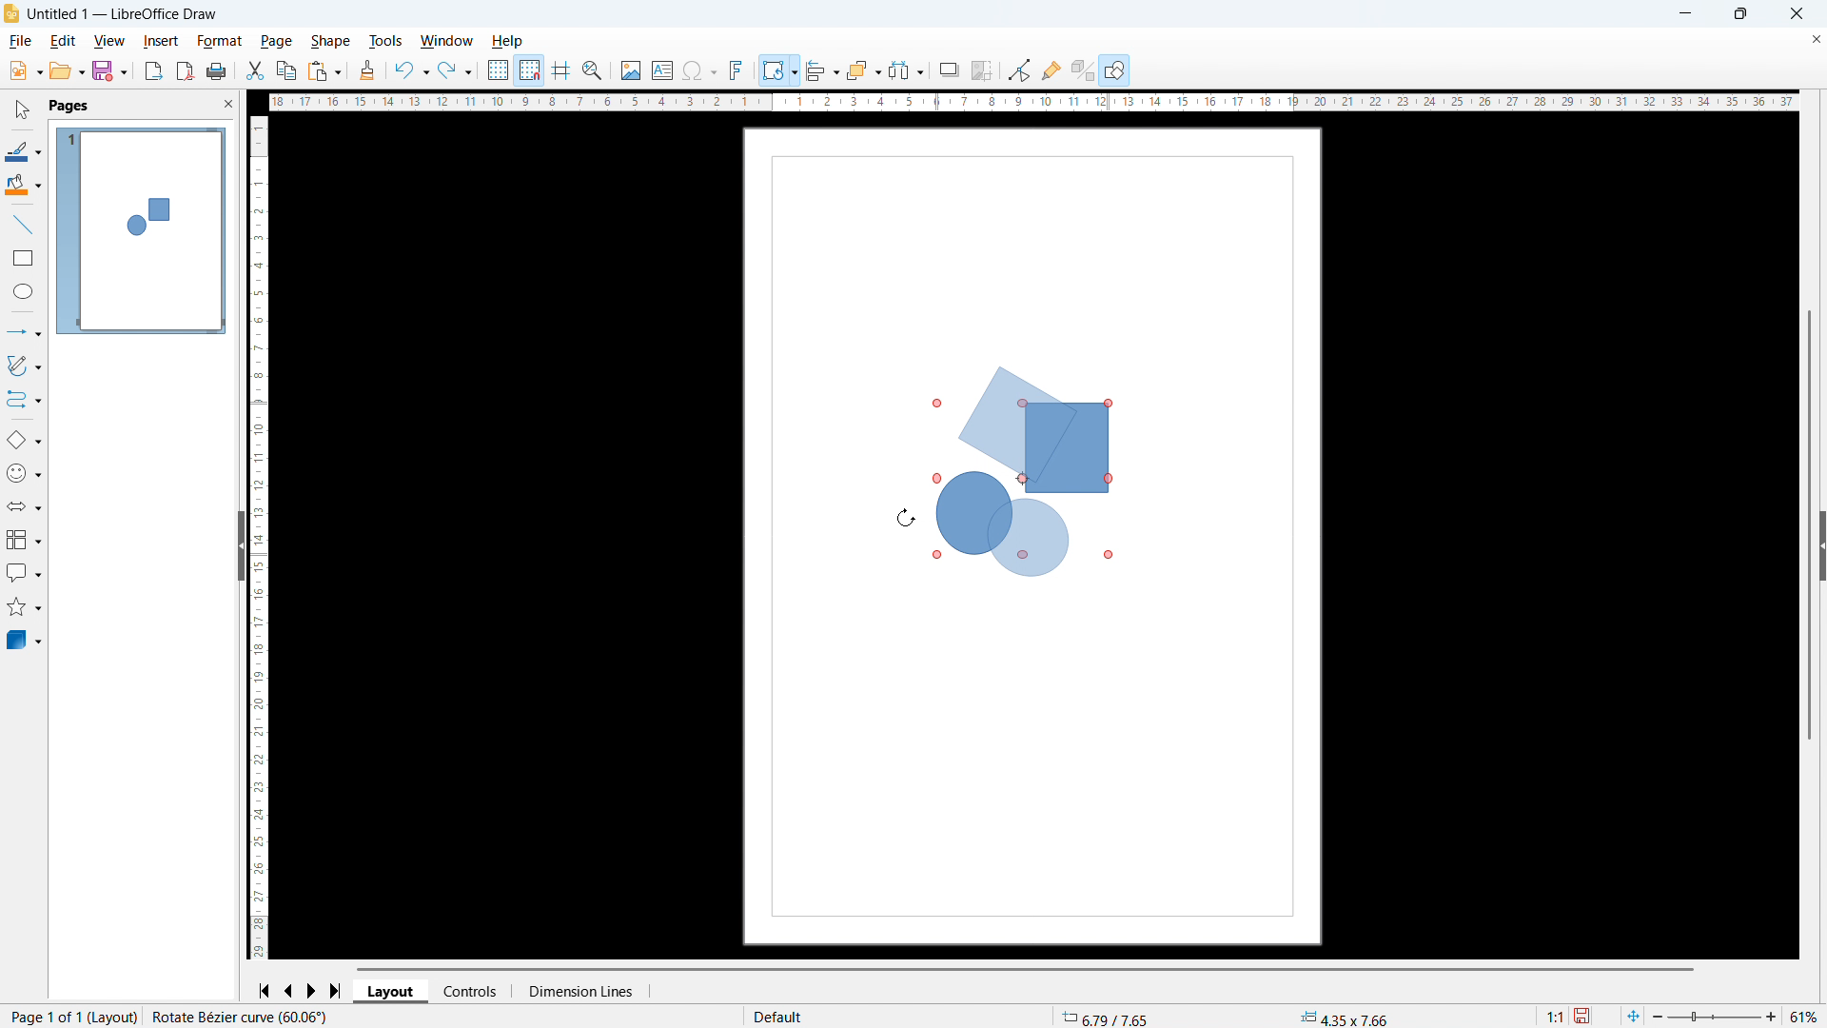 The width and height of the screenshot is (1827, 1028). What do you see at coordinates (162, 41) in the screenshot?
I see `Insert ` at bounding box center [162, 41].